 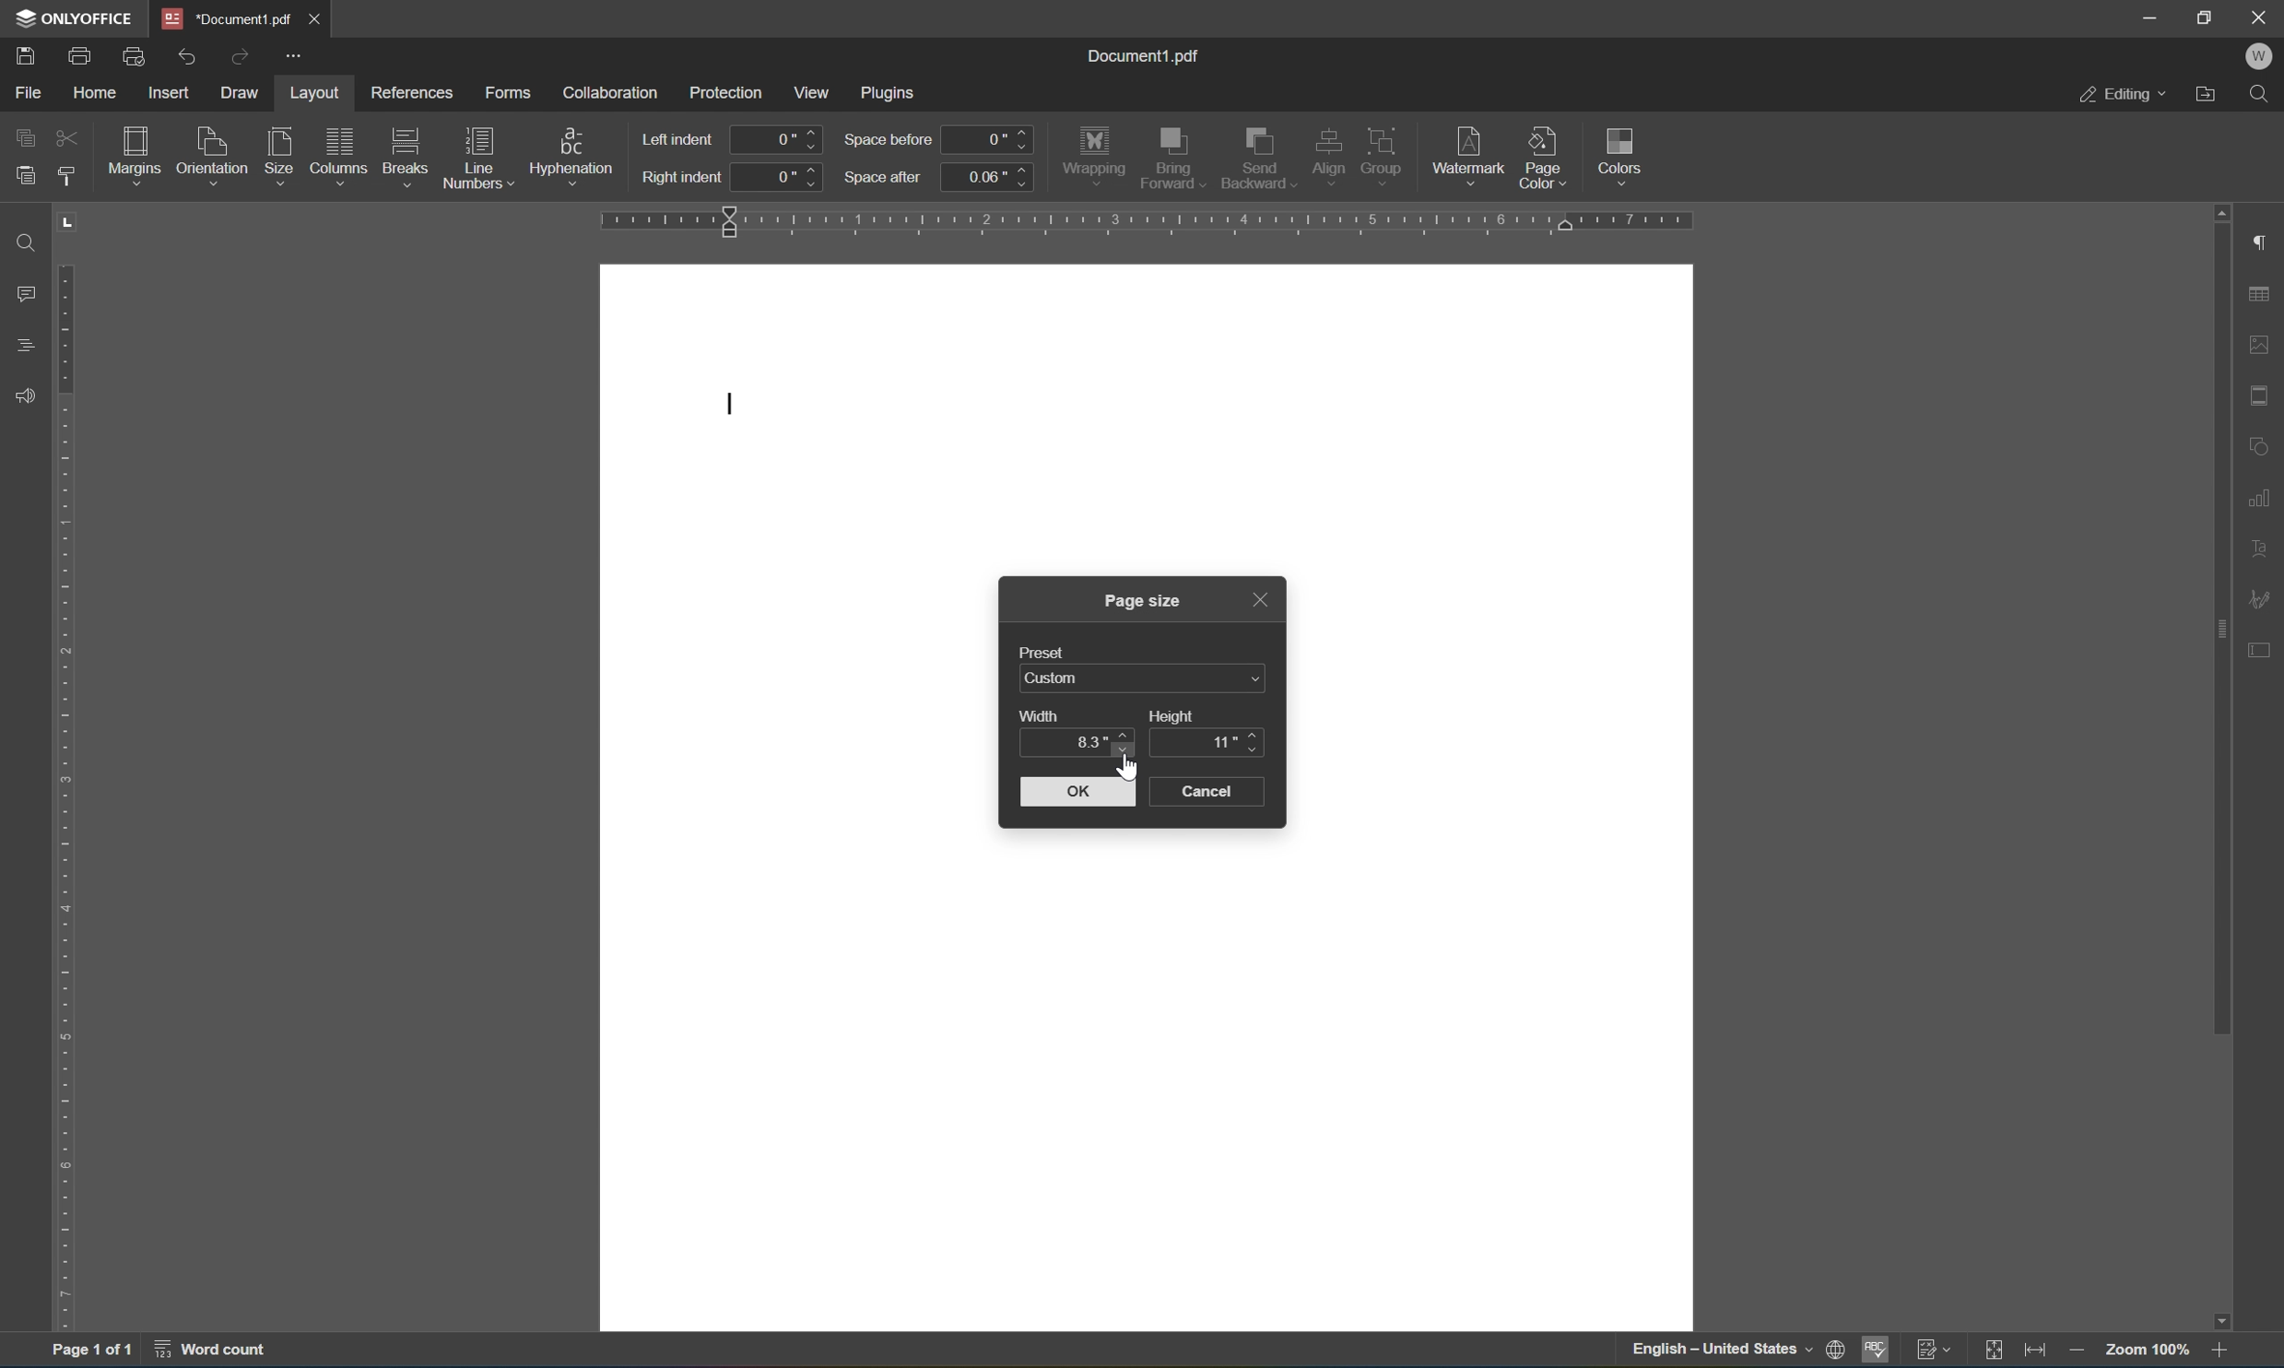 I want to click on width, so click(x=1043, y=714).